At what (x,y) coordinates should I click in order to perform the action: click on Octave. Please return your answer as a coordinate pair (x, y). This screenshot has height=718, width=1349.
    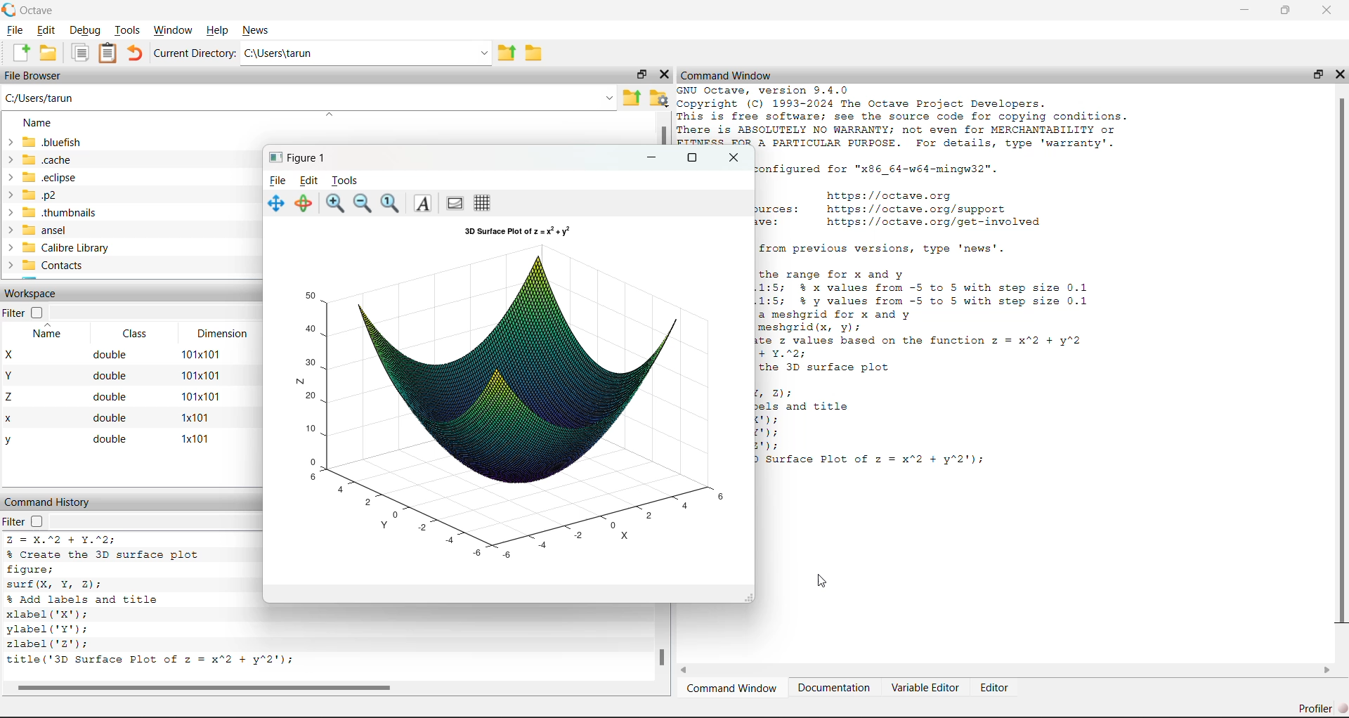
    Looking at the image, I should click on (30, 11).